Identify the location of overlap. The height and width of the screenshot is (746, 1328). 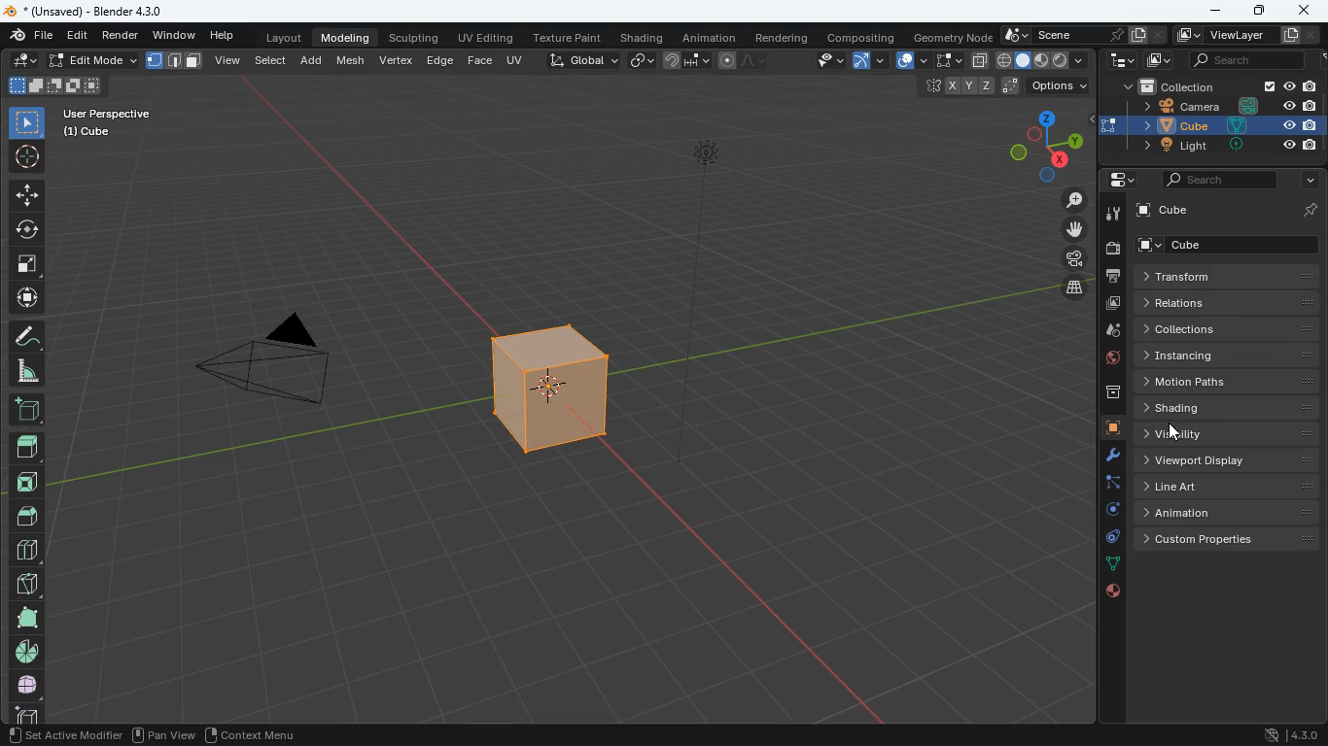
(909, 61).